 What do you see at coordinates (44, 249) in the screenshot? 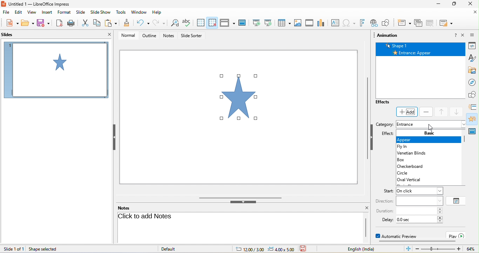
I see `shape selected` at bounding box center [44, 249].